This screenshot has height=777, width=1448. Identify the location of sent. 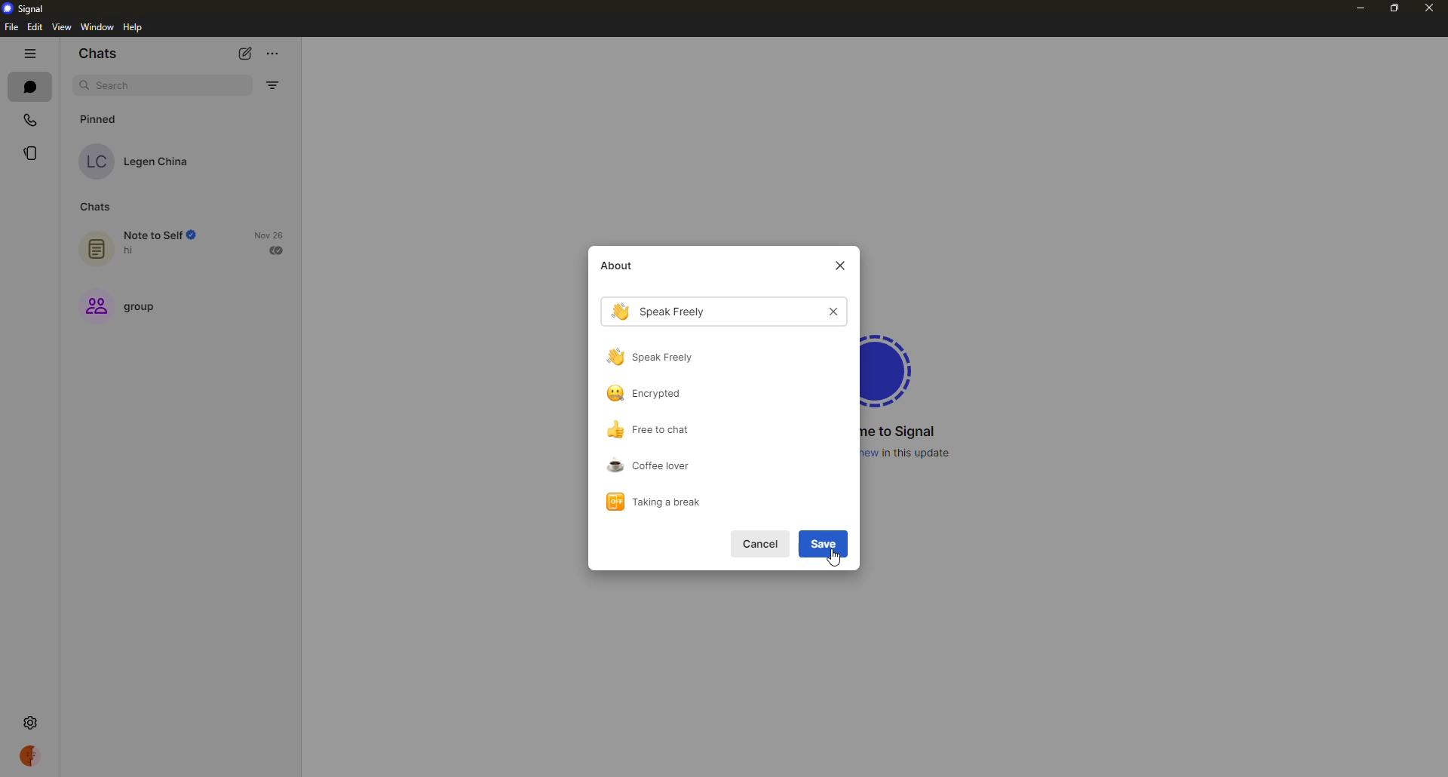
(278, 250).